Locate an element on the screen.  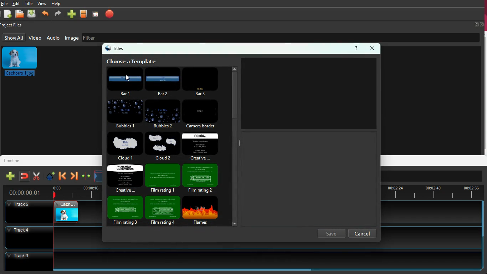
help is located at coordinates (357, 48).